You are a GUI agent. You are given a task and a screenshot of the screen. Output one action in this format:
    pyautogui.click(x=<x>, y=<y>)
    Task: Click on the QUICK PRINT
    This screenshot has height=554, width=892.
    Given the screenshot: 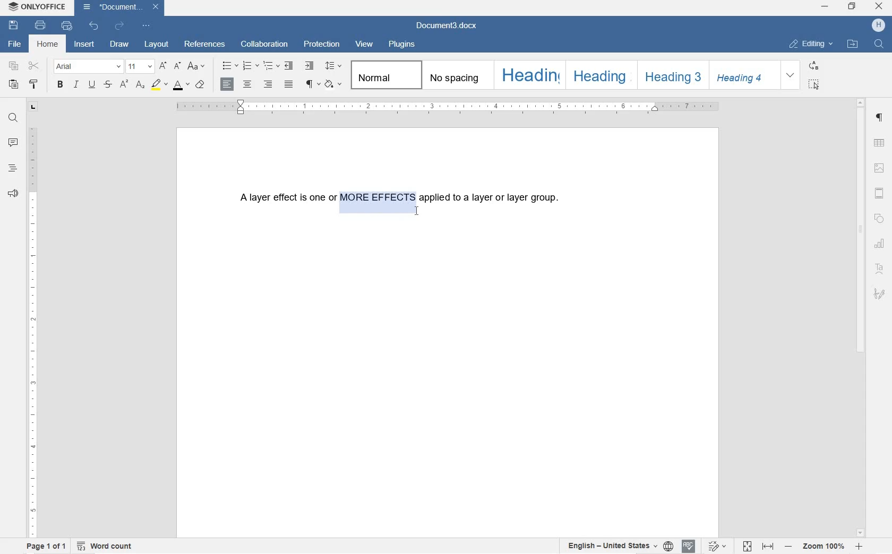 What is the action you would take?
    pyautogui.click(x=66, y=27)
    